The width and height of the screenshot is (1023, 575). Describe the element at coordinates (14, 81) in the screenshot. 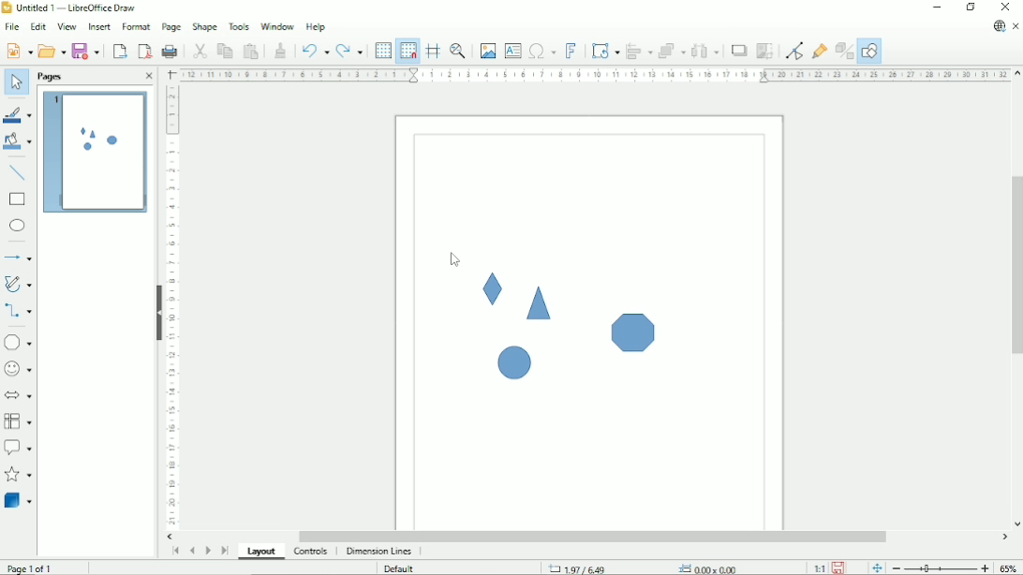

I see `Select` at that location.